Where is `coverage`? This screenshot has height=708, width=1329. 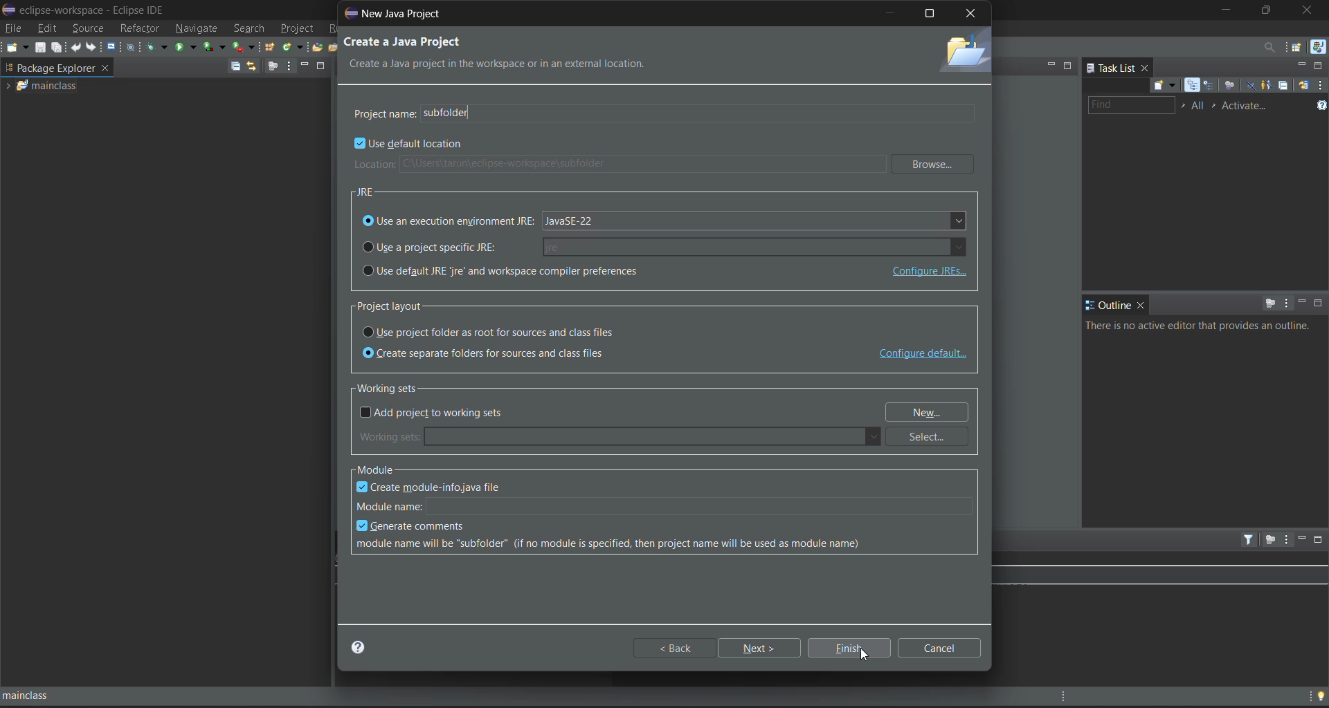 coverage is located at coordinates (214, 46).